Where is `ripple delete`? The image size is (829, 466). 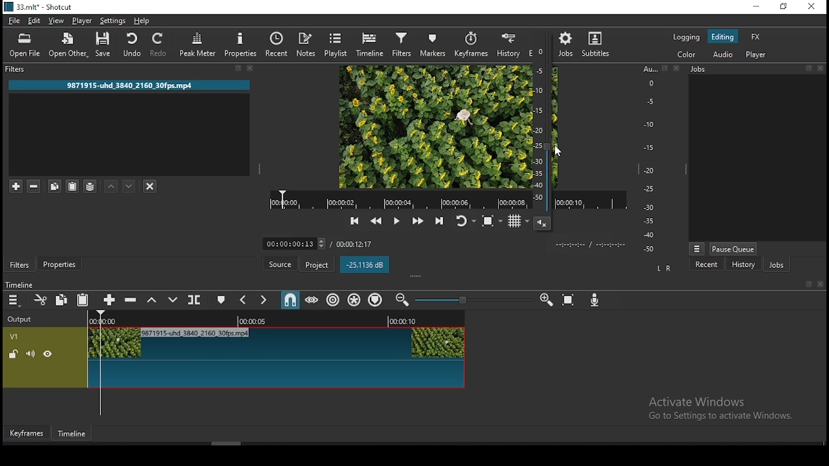
ripple delete is located at coordinates (133, 301).